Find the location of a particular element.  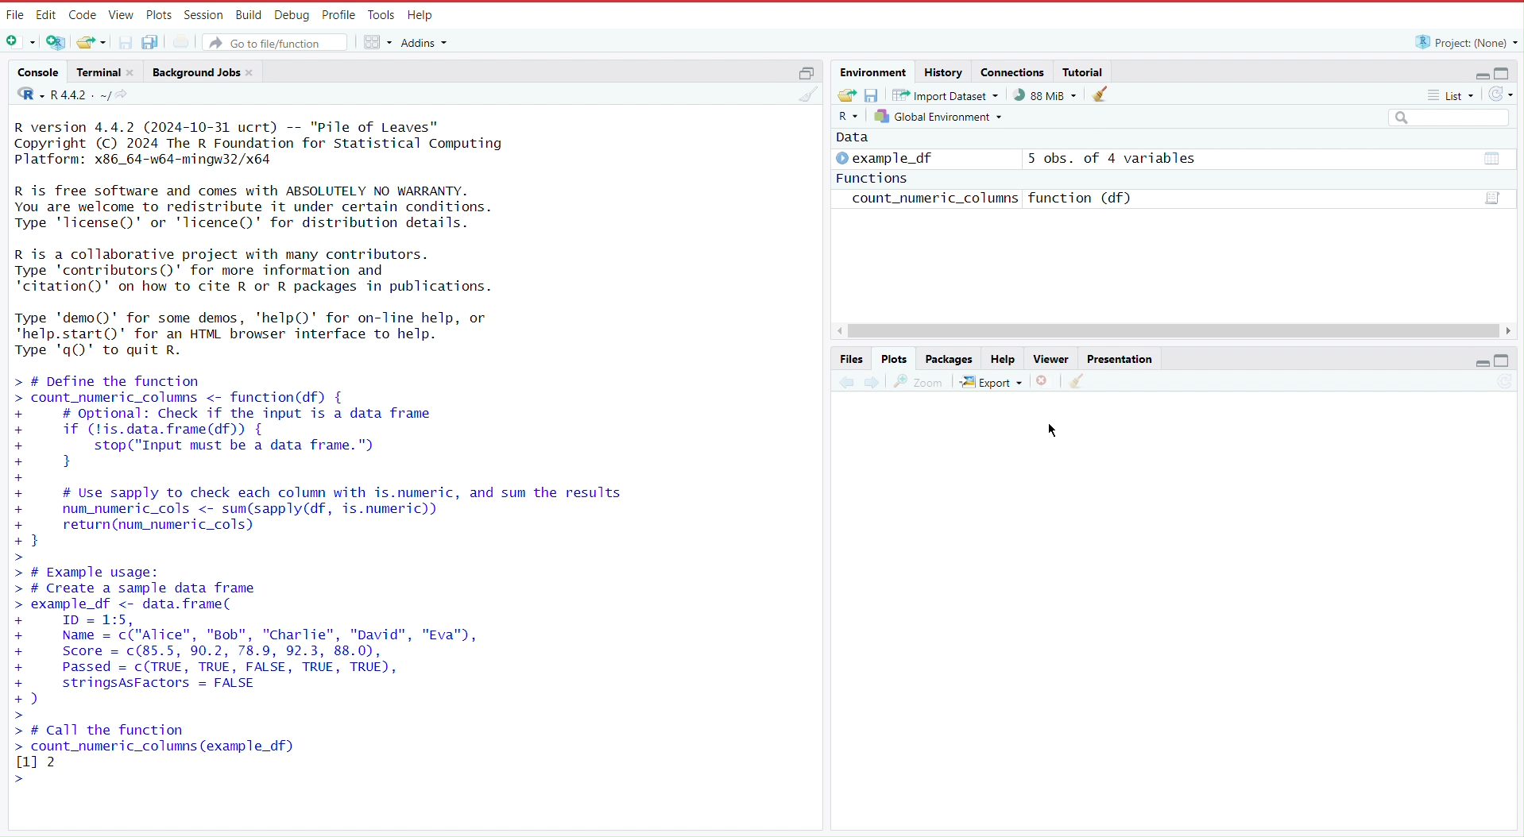

List is located at coordinates (1453, 98).